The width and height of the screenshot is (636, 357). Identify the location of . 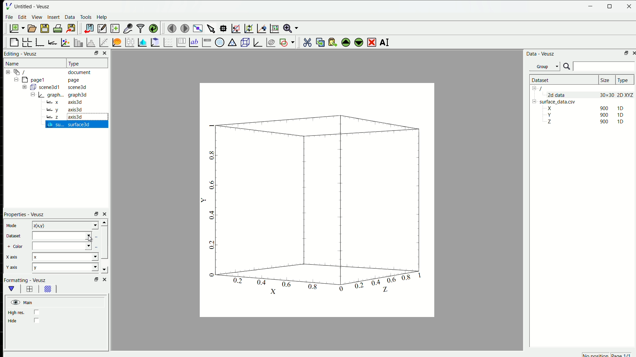
(47, 87).